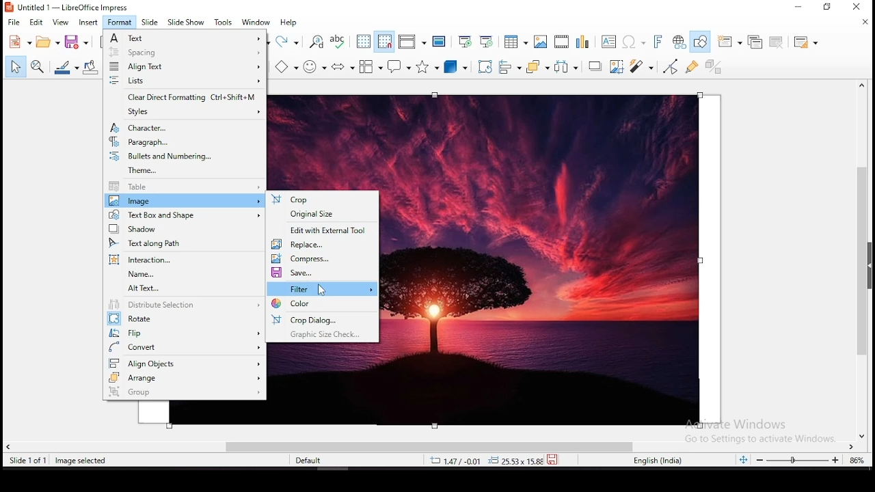  Describe the element at coordinates (413, 42) in the screenshot. I see `display views` at that location.